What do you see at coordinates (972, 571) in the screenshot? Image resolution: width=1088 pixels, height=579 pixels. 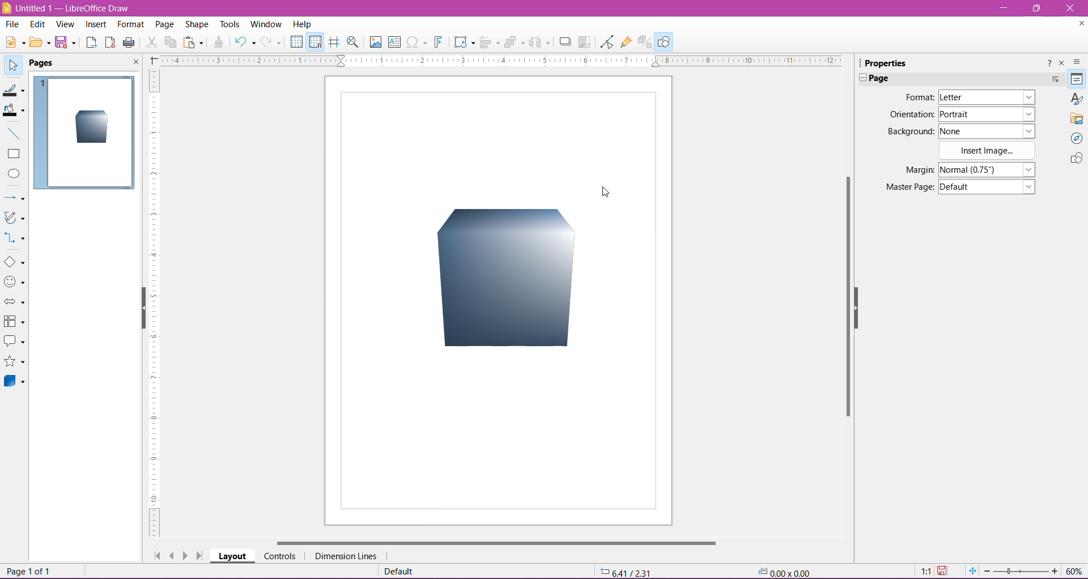 I see `Fit Page to current window` at bounding box center [972, 571].